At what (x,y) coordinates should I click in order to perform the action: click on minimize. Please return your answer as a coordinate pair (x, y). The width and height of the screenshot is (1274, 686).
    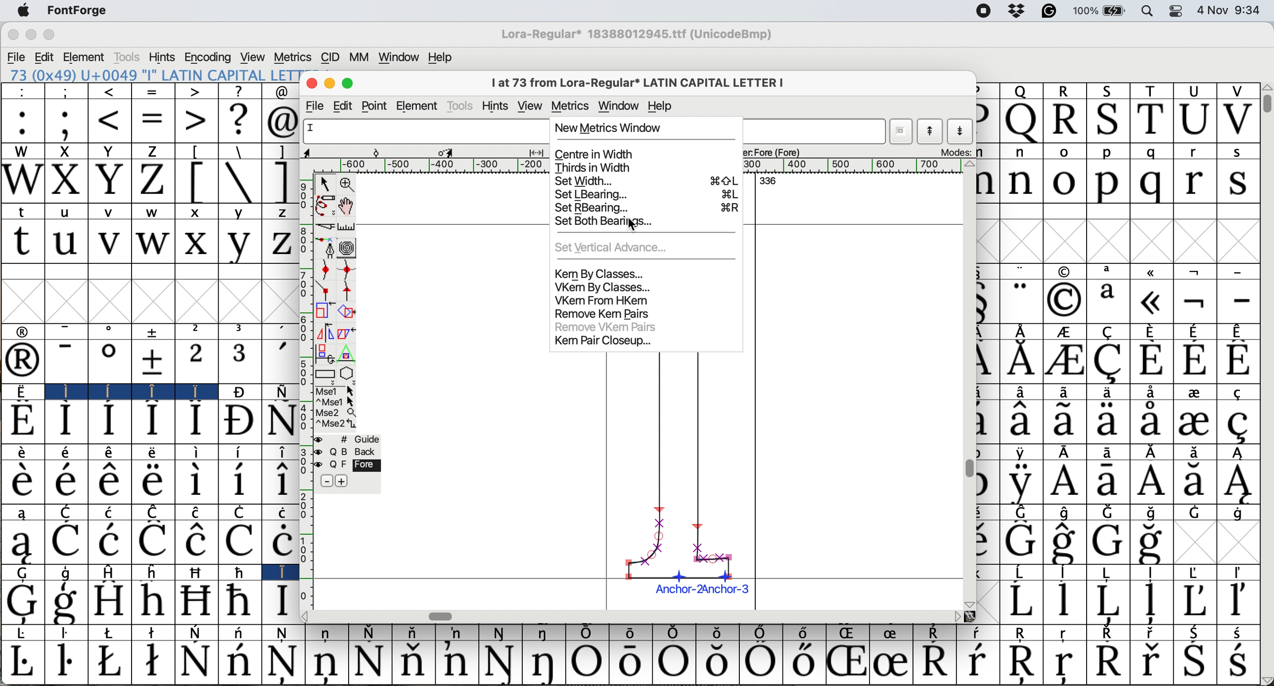
    Looking at the image, I should click on (30, 34).